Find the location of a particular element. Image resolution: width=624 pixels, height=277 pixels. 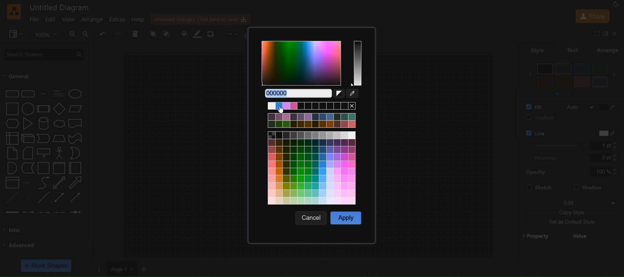

and is located at coordinates (11, 169).